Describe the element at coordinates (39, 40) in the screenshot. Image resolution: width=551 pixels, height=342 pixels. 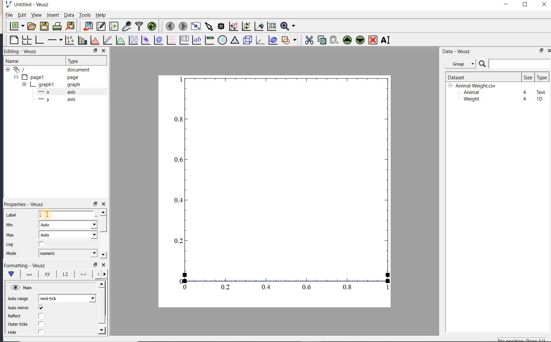
I see `base graph` at that location.